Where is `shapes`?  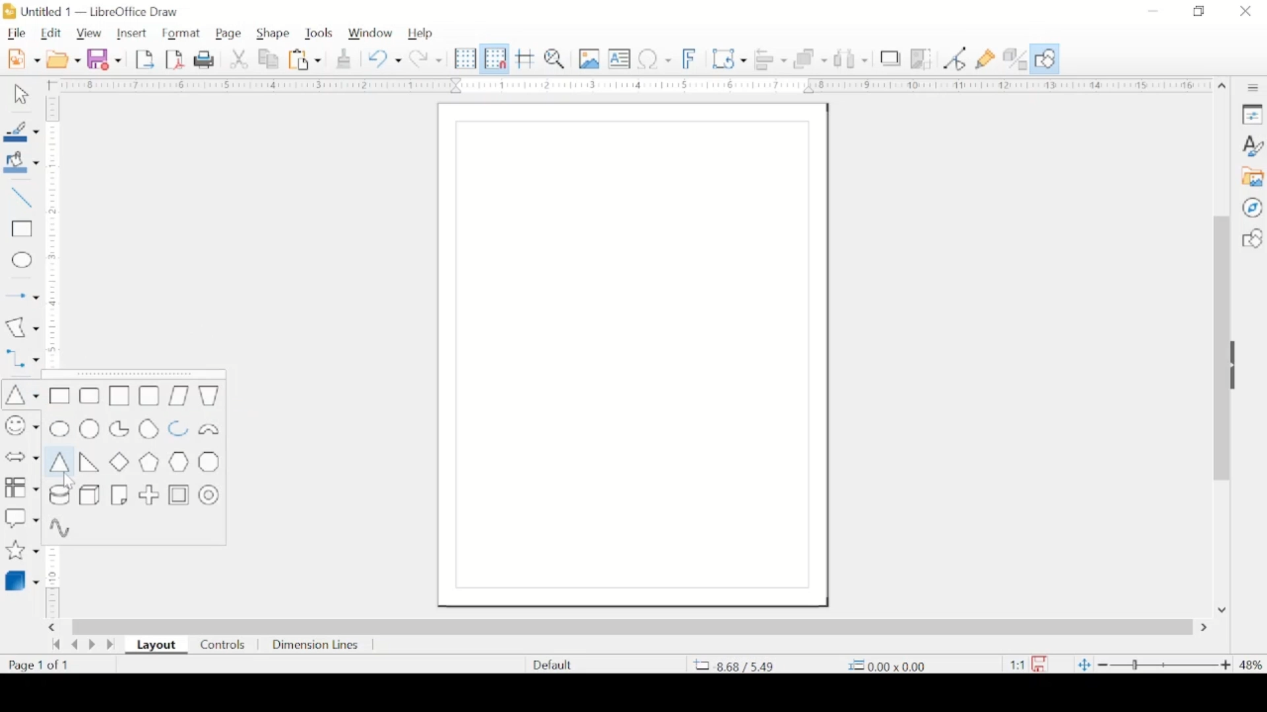
shapes is located at coordinates (1252, 239).